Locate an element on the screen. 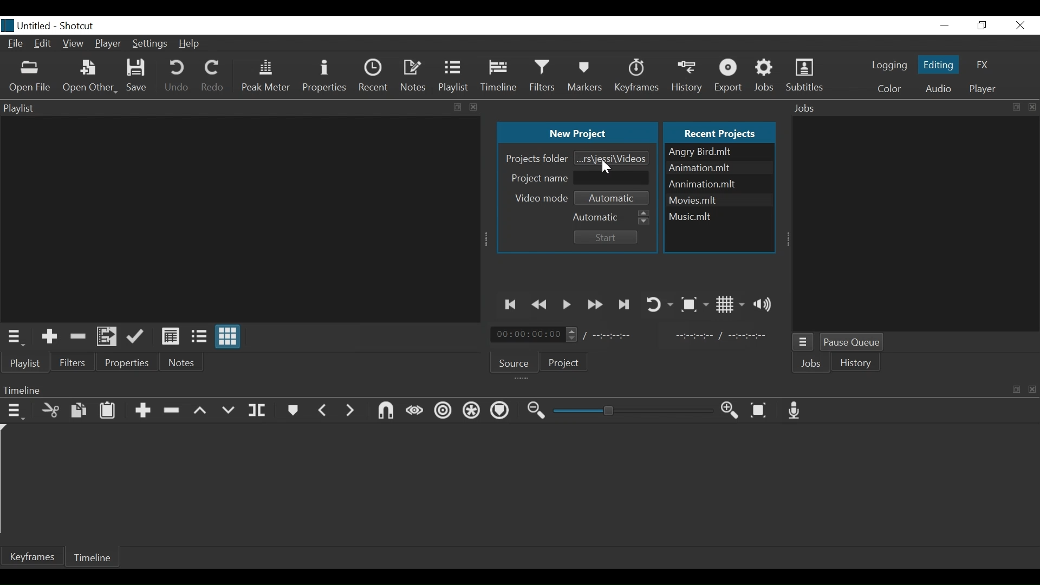 This screenshot has height=585, width=1040. New Project is located at coordinates (577, 133).